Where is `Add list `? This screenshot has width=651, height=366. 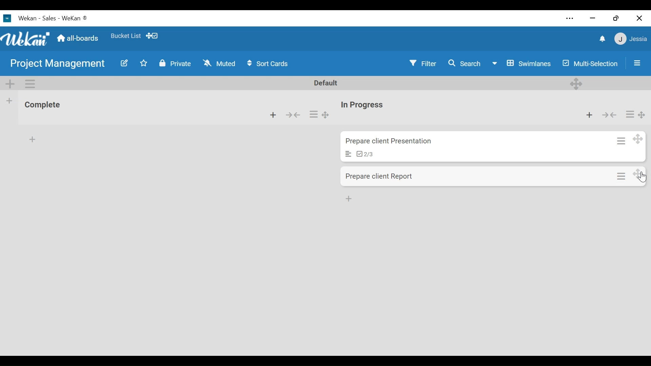 Add list  is located at coordinates (9, 101).